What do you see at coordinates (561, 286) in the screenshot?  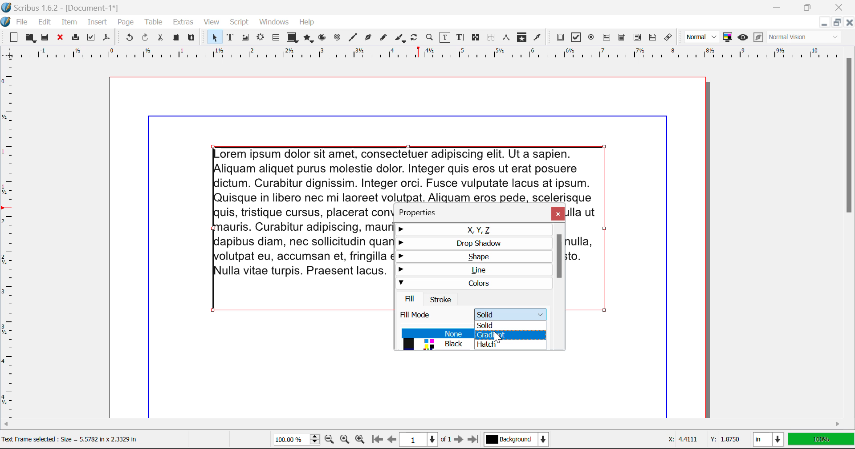 I see `Scroll Bar` at bounding box center [561, 286].